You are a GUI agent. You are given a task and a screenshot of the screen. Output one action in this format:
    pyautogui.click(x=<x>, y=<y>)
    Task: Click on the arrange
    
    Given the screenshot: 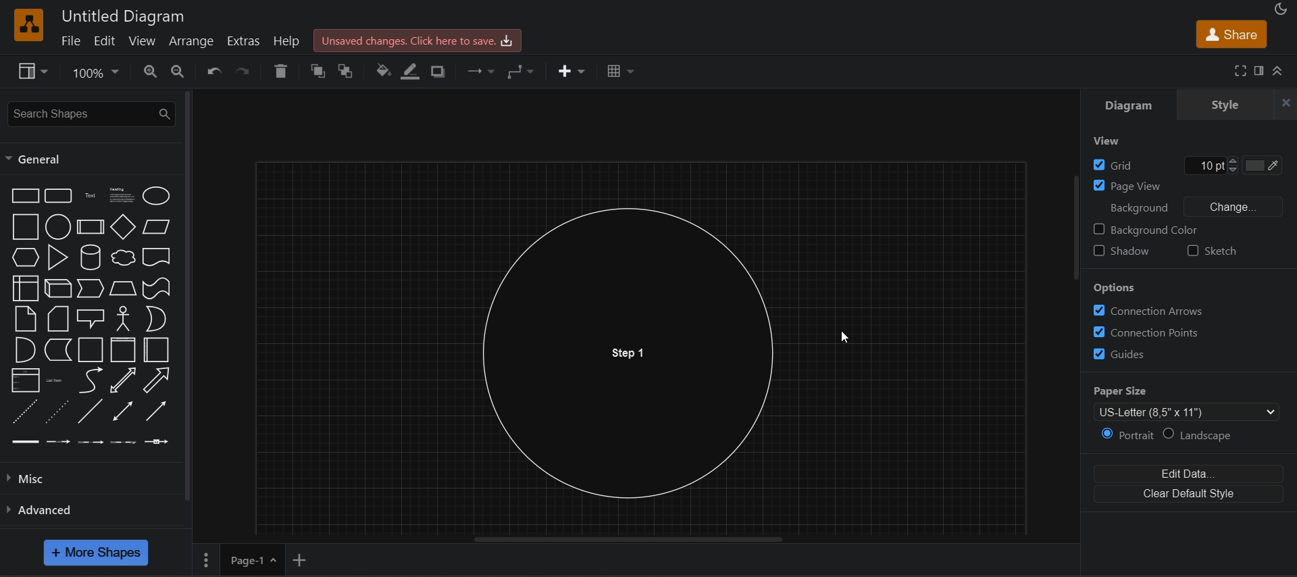 What is the action you would take?
    pyautogui.click(x=191, y=41)
    